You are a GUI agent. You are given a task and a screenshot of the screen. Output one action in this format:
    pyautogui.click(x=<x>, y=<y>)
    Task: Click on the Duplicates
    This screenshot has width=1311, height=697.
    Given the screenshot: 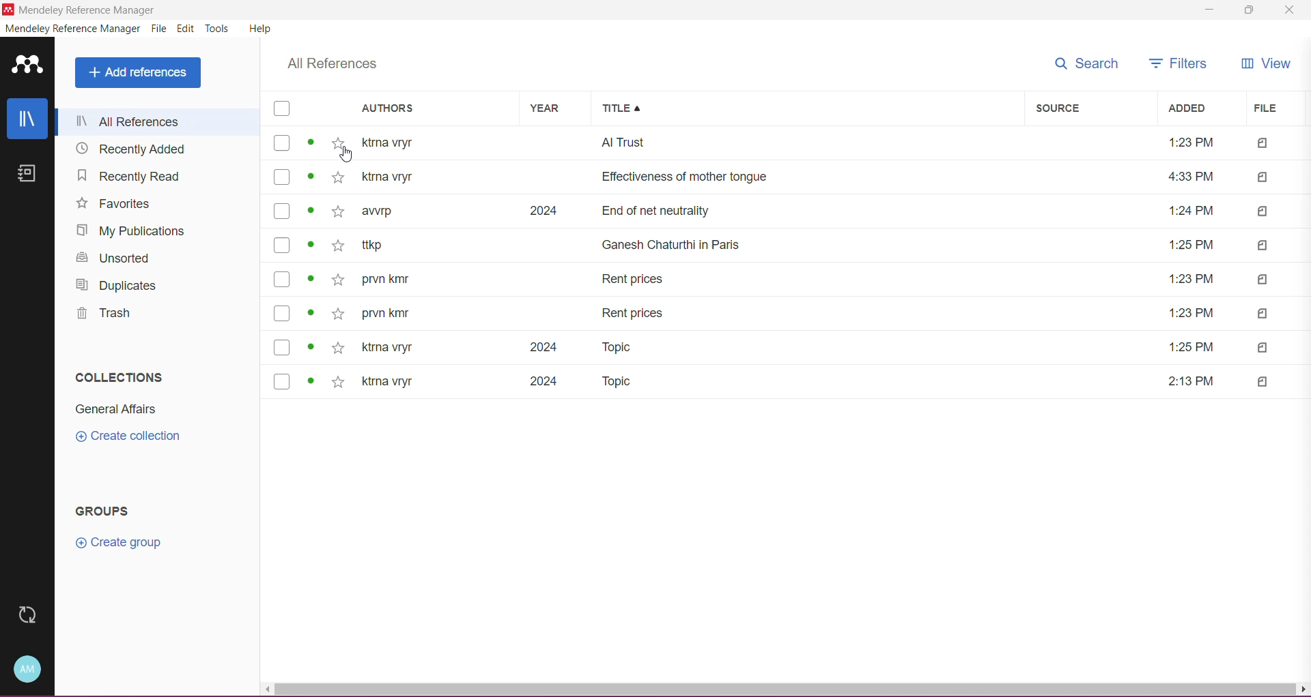 What is the action you would take?
    pyautogui.click(x=115, y=287)
    